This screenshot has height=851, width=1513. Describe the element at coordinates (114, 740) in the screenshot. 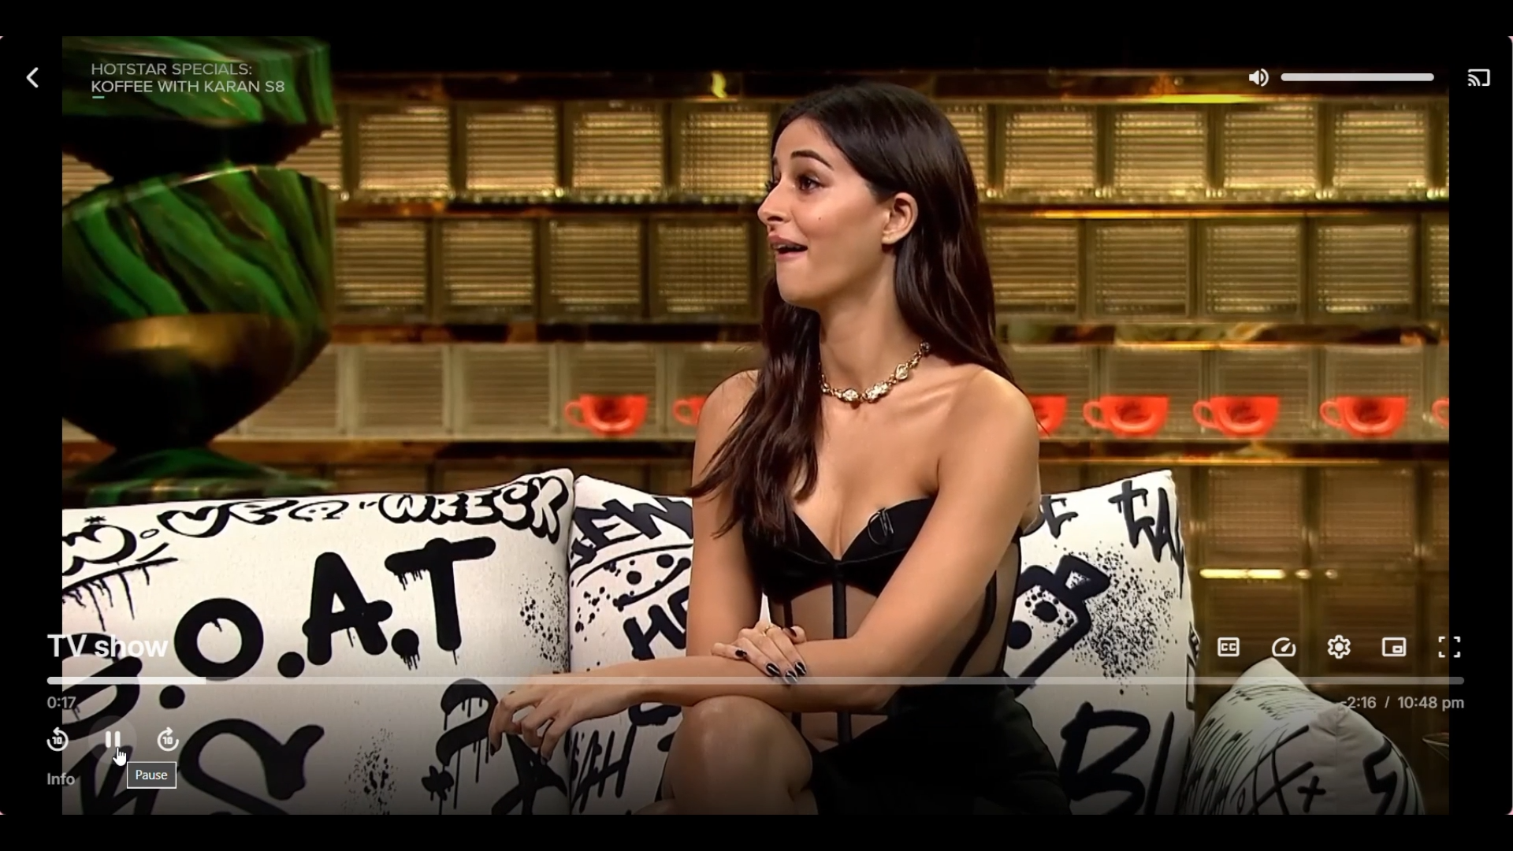

I see `Click to pause` at that location.